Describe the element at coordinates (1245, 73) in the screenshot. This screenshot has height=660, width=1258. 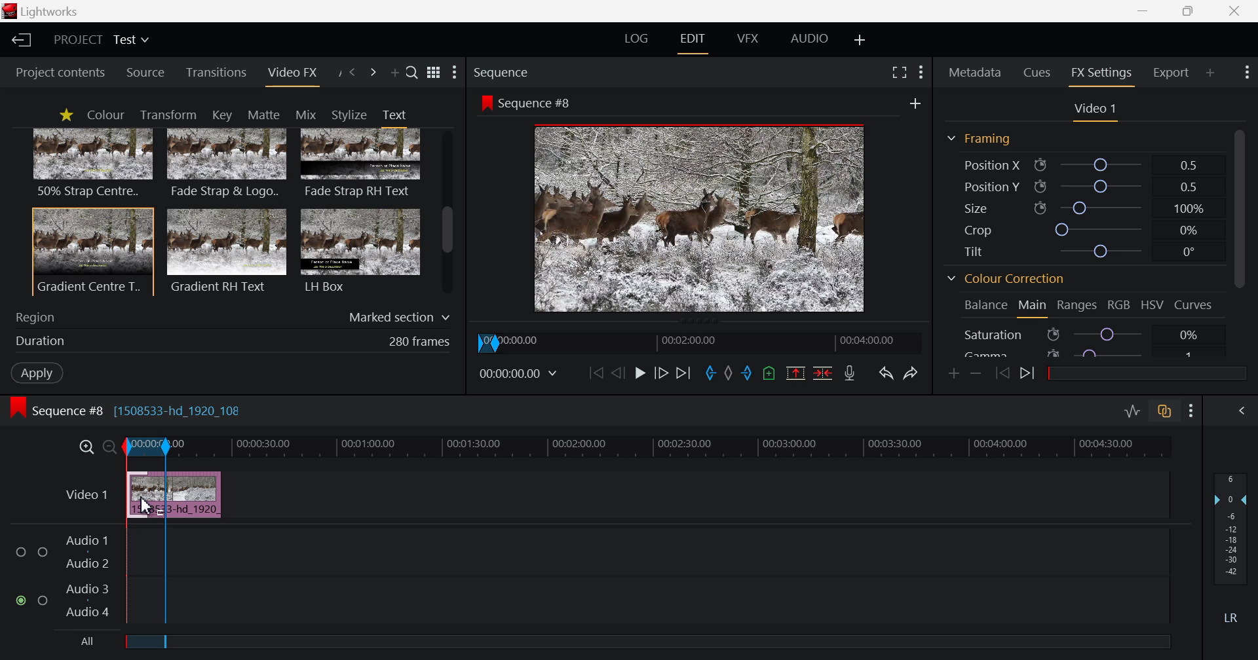
I see `Show Settings` at that location.